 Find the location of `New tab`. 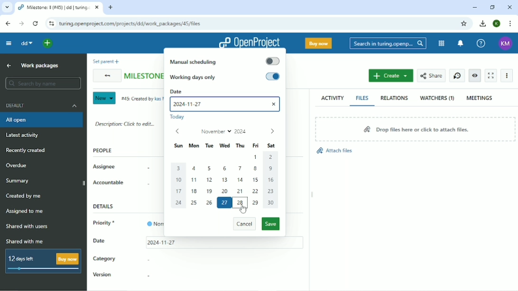

New tab is located at coordinates (111, 8).